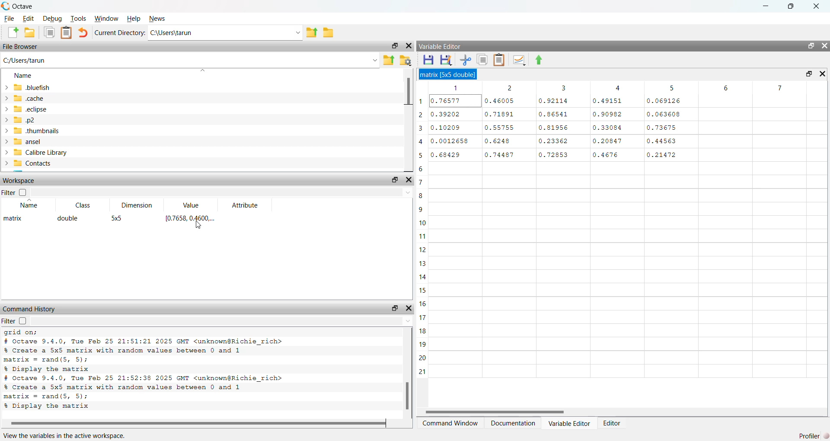  What do you see at coordinates (133, 202) in the screenshot?
I see `Dimension` at bounding box center [133, 202].